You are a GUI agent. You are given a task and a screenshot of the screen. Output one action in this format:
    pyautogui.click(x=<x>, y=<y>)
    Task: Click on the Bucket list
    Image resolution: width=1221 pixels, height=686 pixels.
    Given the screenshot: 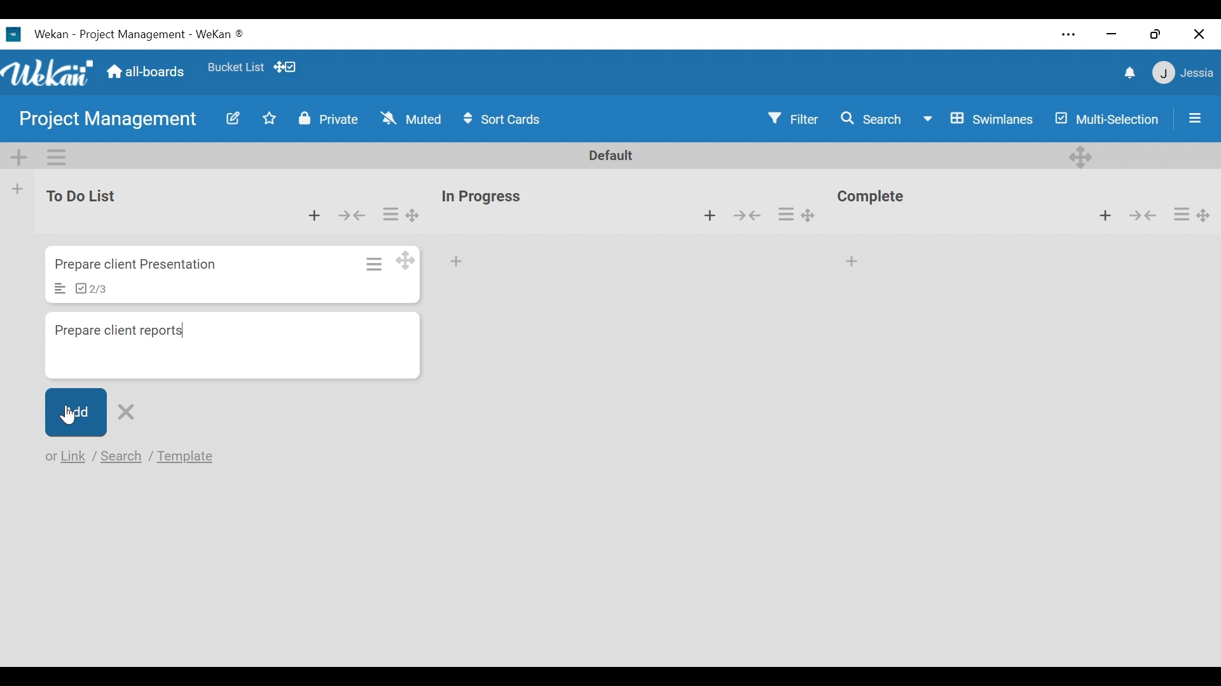 What is the action you would take?
    pyautogui.click(x=235, y=70)
    